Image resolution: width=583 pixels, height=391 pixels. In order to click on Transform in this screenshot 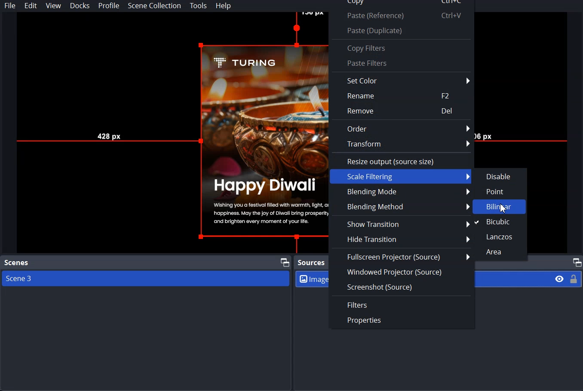, I will do `click(402, 144)`.